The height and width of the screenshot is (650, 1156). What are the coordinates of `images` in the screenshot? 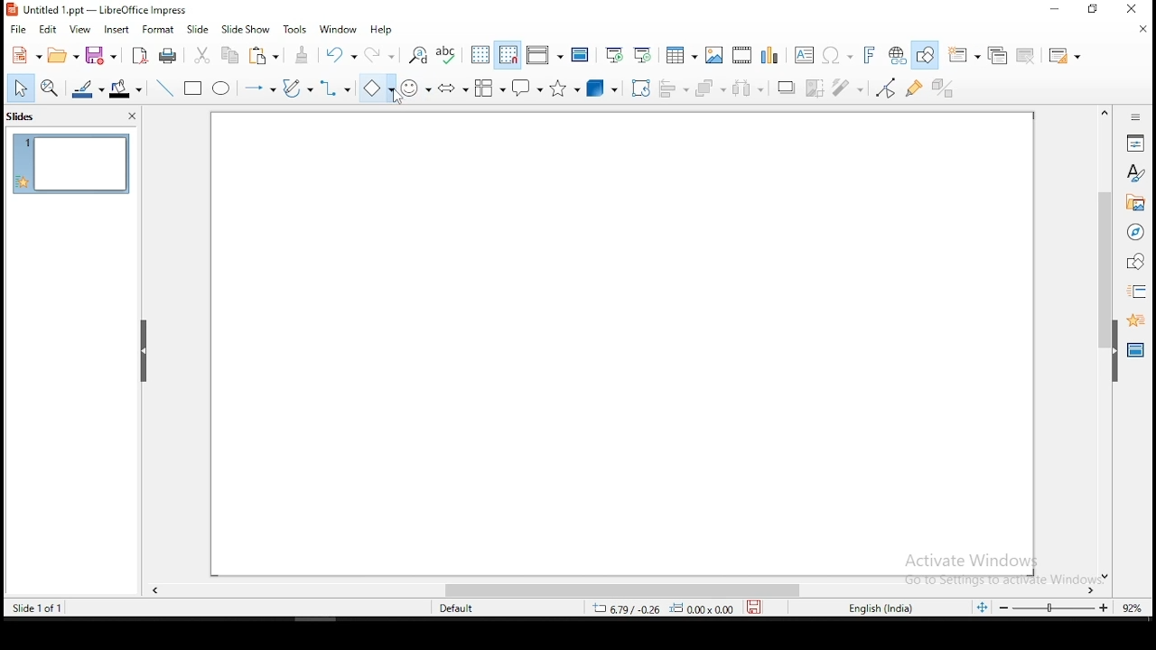 It's located at (713, 53).